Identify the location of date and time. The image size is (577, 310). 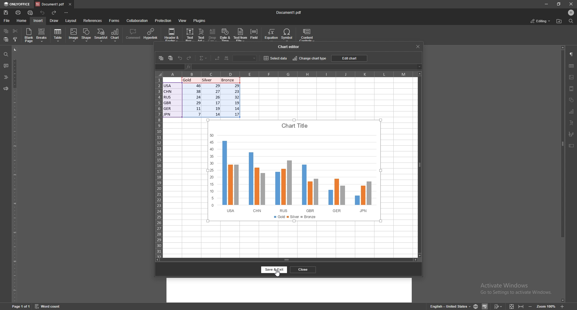
(172, 35).